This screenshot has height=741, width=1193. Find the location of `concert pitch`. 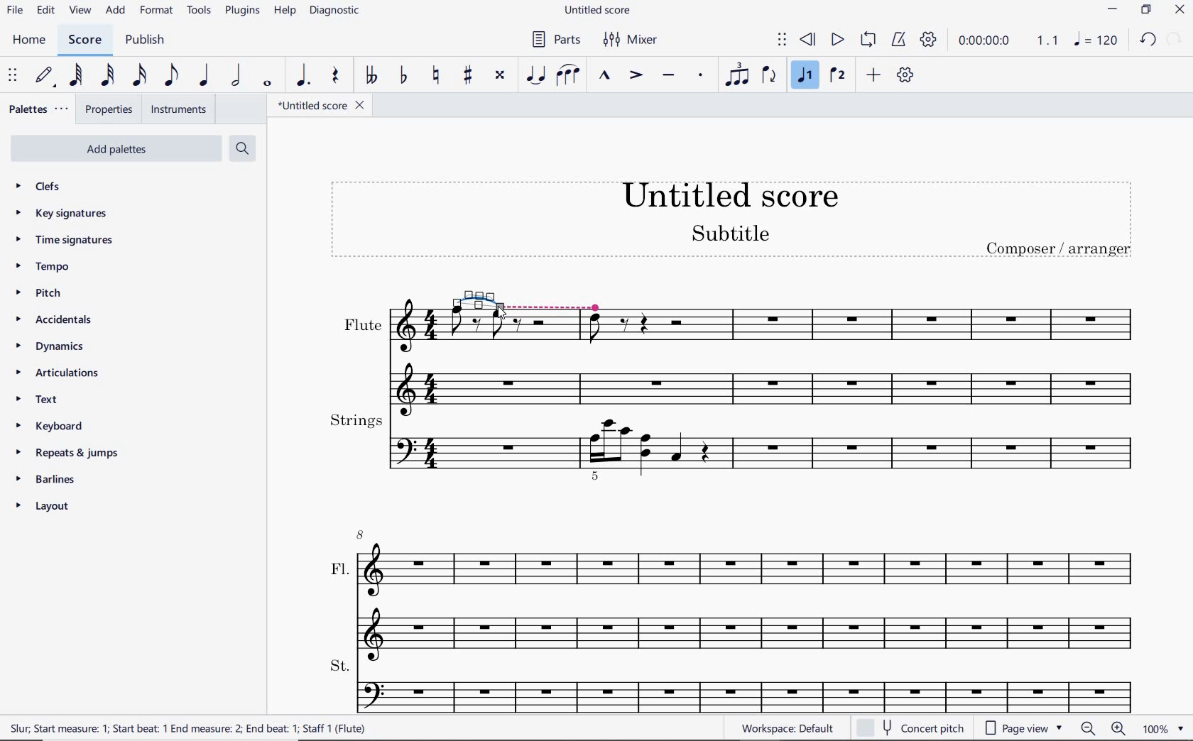

concert pitch is located at coordinates (911, 728).